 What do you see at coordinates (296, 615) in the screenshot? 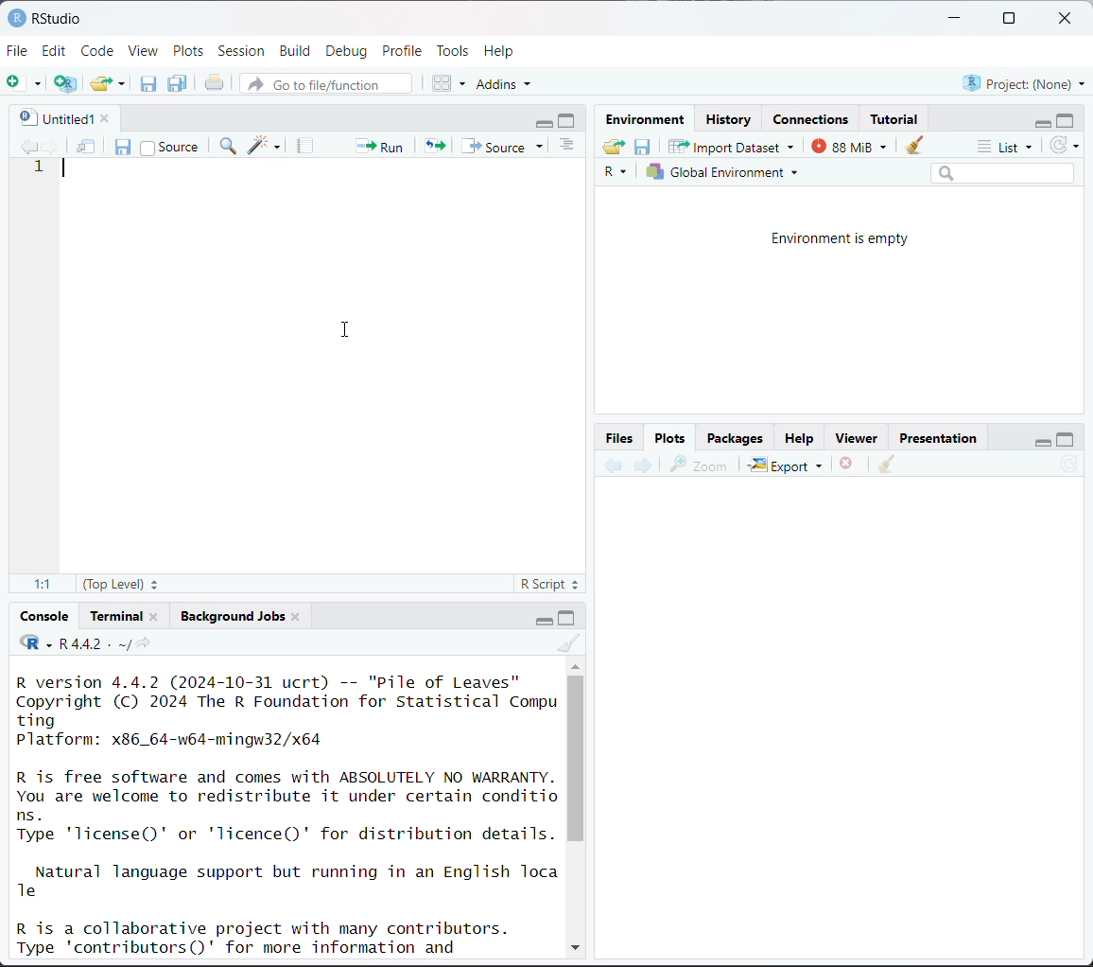
I see `close` at bounding box center [296, 615].